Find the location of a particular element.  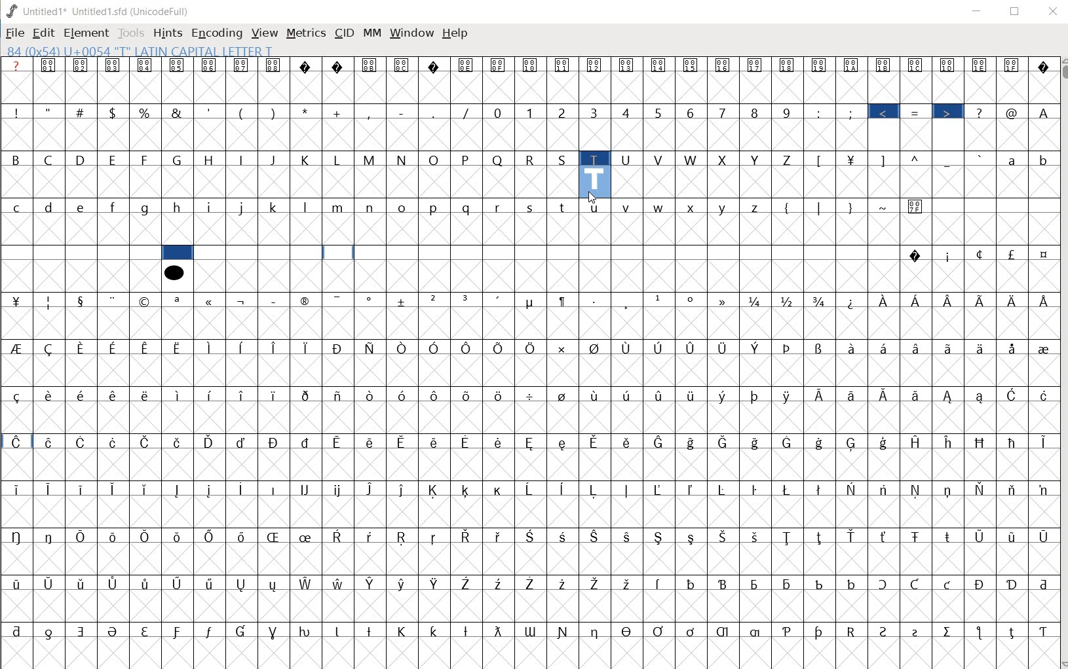

Symbol is located at coordinates (982, 397).